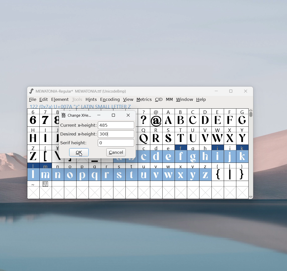 This screenshot has width=287, height=271. I want to click on 0 0 7 F, so click(46, 185).